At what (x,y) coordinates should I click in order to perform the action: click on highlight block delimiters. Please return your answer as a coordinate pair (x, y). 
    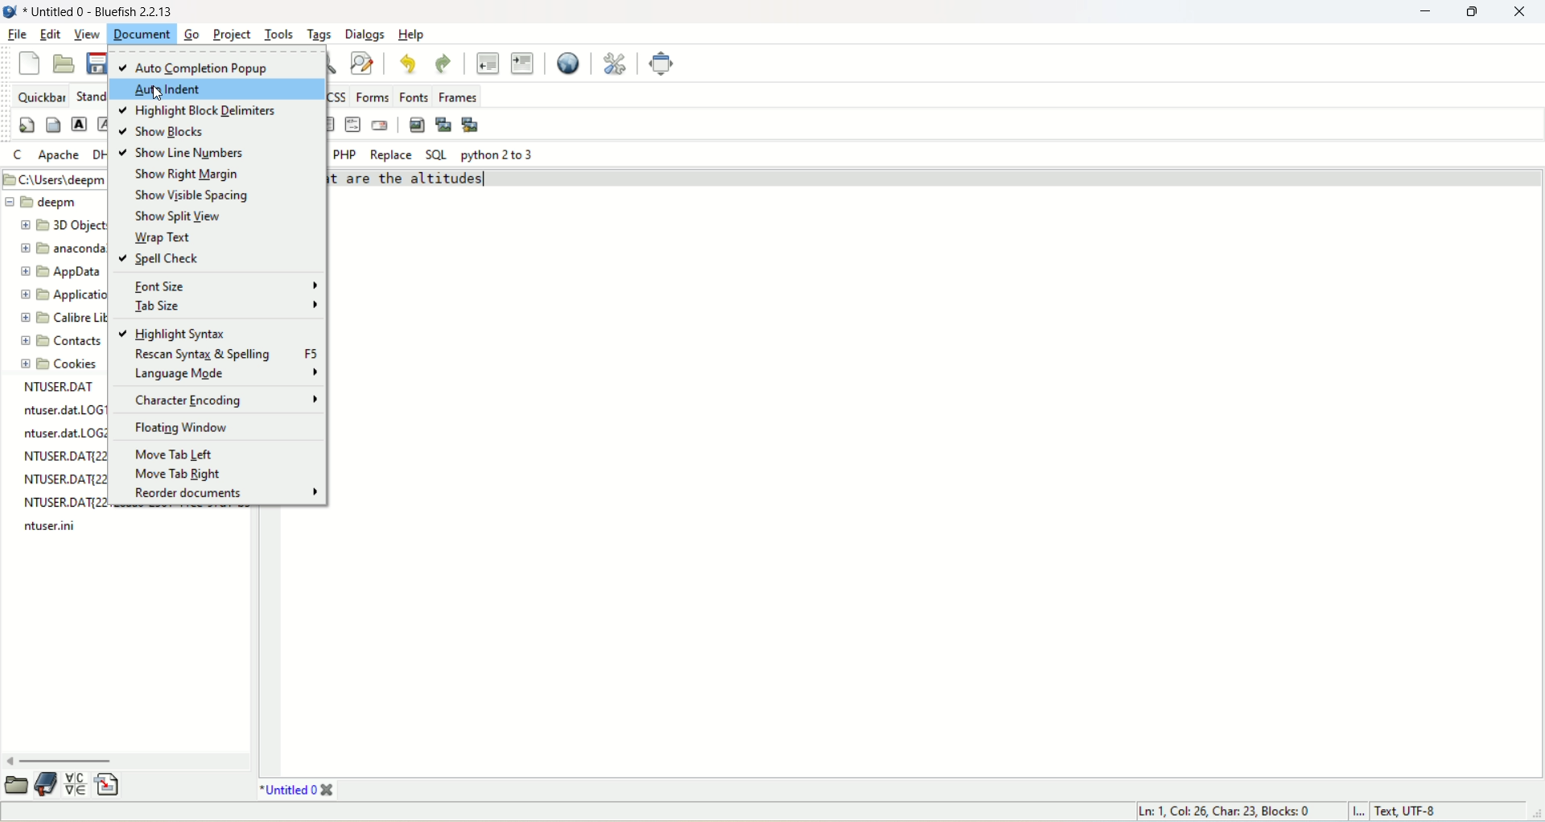
    Looking at the image, I should click on (200, 111).